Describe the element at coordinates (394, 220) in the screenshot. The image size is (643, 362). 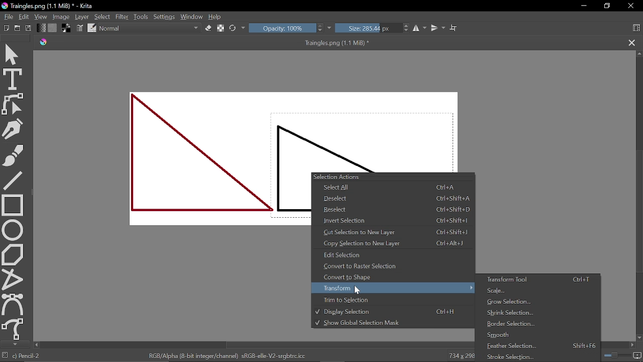
I see `Invert selection` at that location.